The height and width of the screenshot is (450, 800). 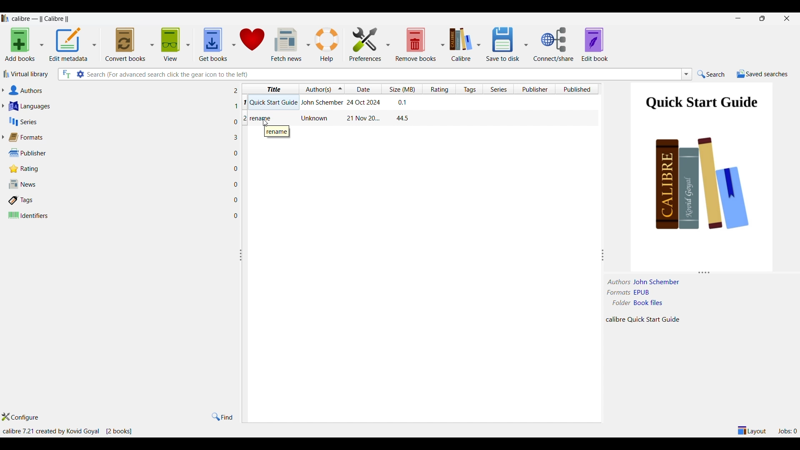 I want to click on Authors column, current sorting, so click(x=322, y=89).